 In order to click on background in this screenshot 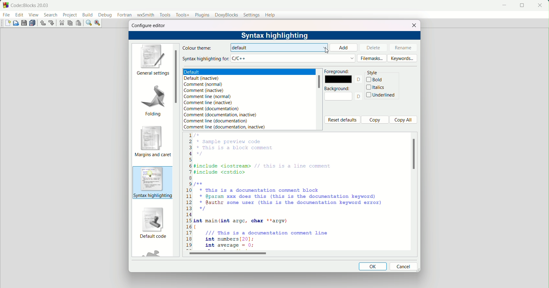, I will do `click(338, 88)`.